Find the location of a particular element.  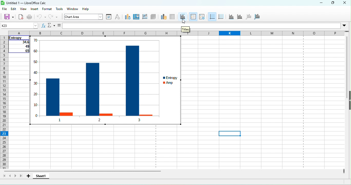

insert is located at coordinates (35, 9).